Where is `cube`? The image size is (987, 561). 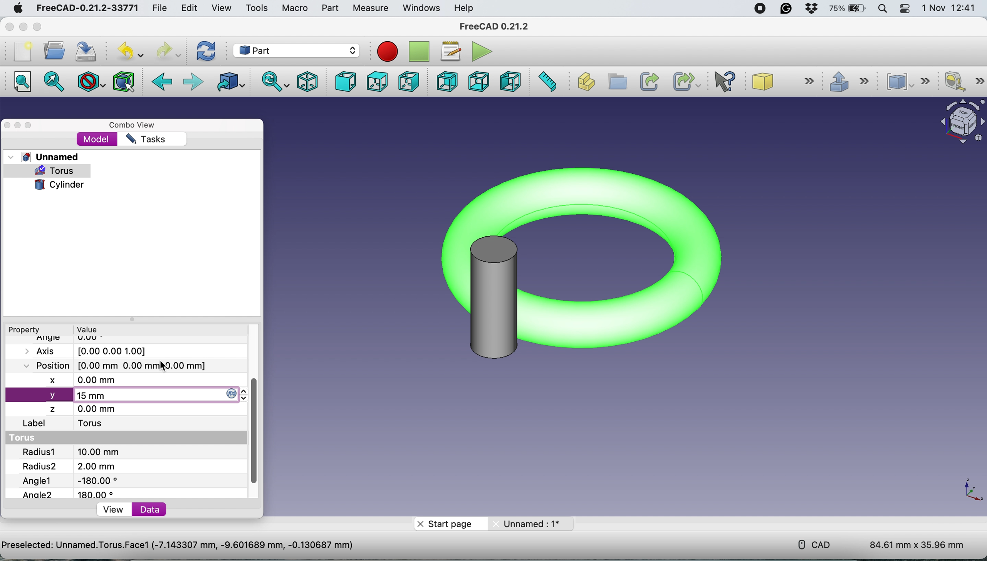
cube is located at coordinates (786, 82).